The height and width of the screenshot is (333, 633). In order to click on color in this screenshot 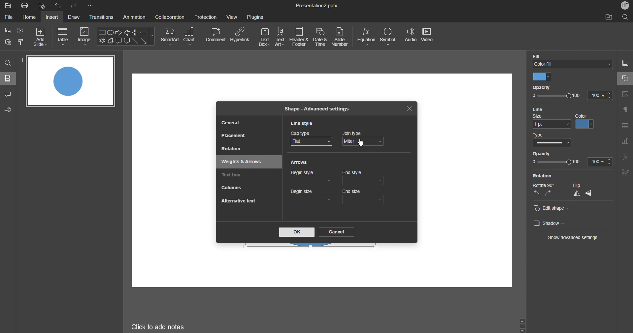, I will do `click(586, 121)`.